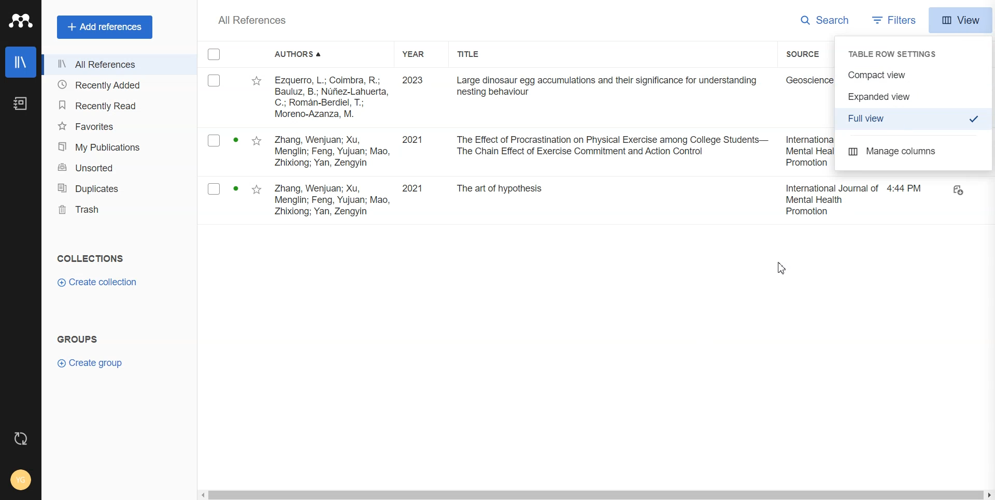 This screenshot has width=995, height=500. What do you see at coordinates (782, 268) in the screenshot?
I see `Cursor` at bounding box center [782, 268].